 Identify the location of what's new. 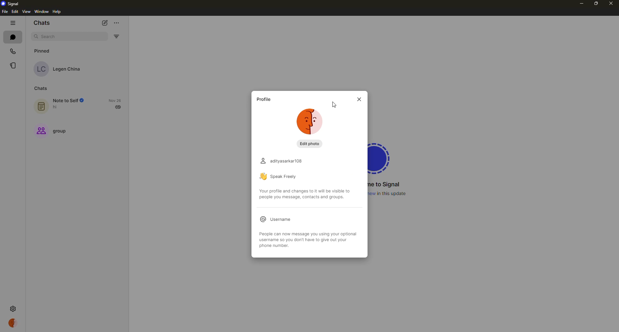
(389, 193).